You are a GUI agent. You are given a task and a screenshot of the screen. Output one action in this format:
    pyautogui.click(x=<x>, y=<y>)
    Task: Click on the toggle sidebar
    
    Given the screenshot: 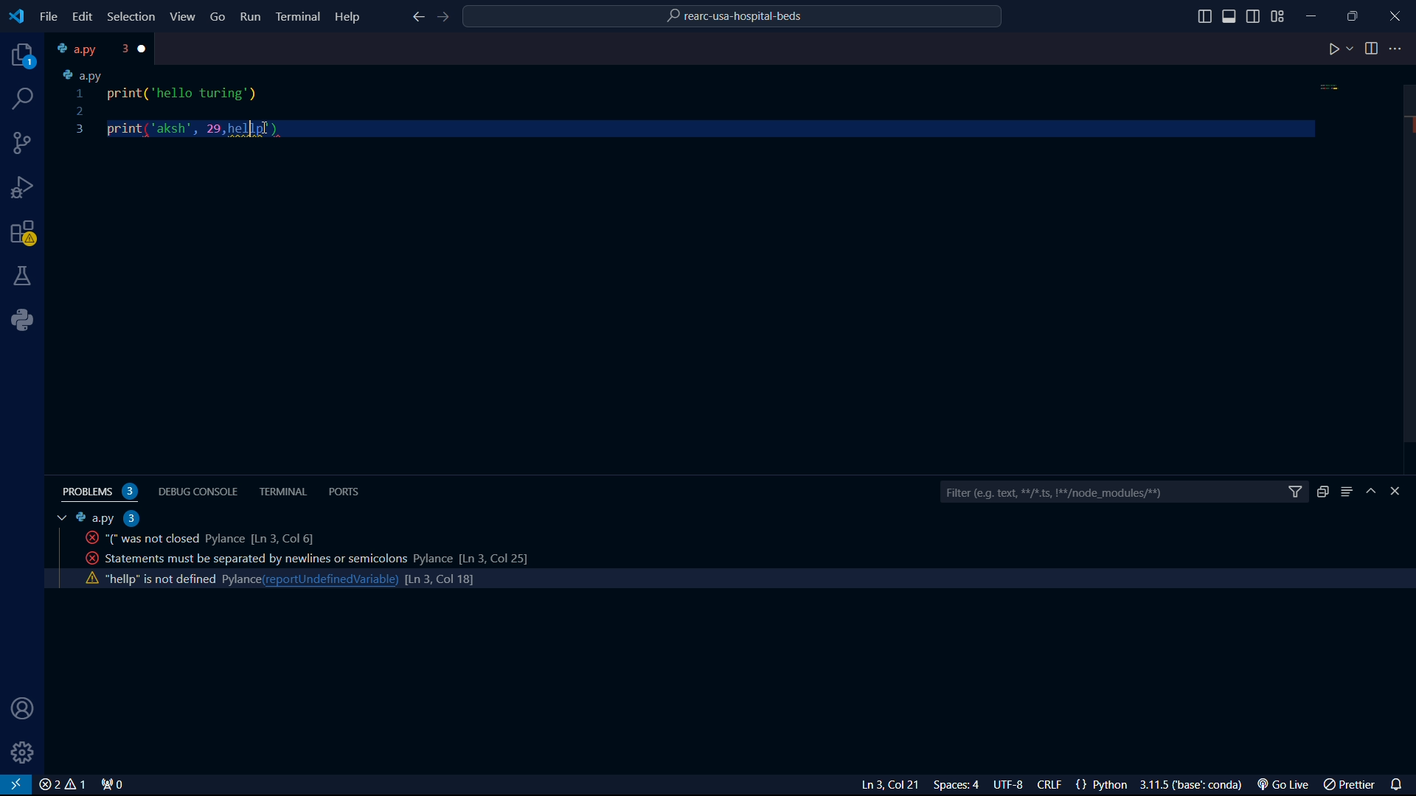 What is the action you would take?
    pyautogui.click(x=1204, y=17)
    